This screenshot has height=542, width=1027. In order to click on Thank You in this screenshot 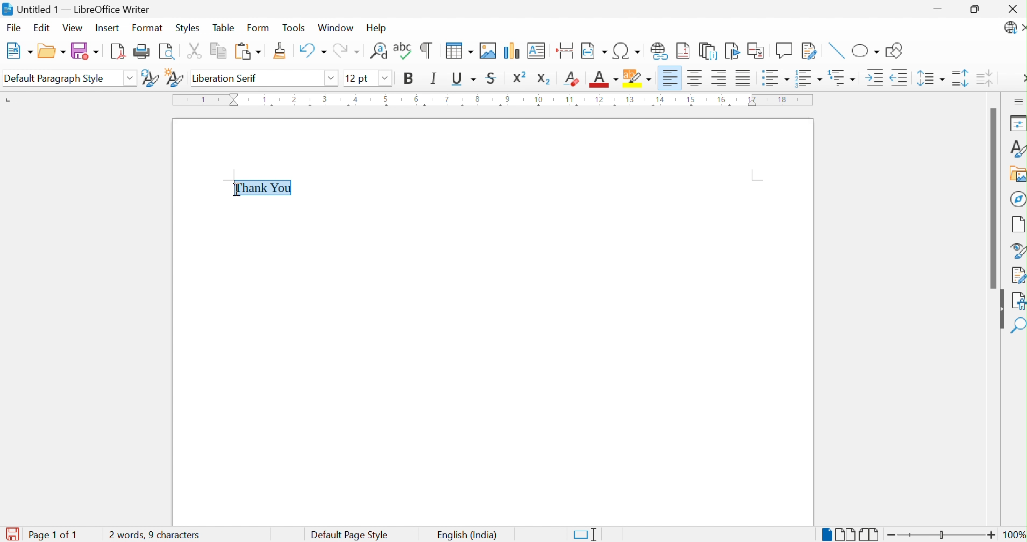, I will do `click(266, 188)`.